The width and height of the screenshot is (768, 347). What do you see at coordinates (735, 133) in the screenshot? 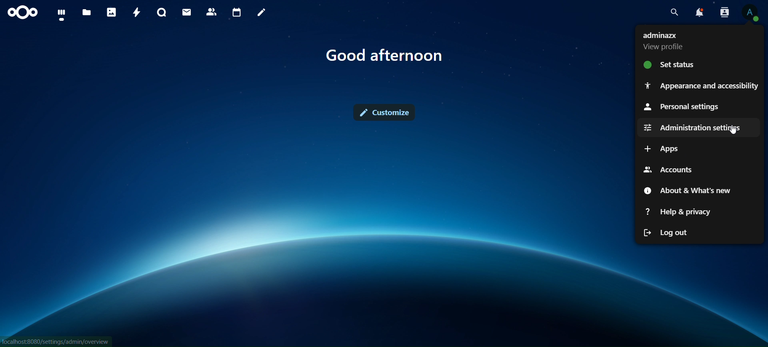
I see `cursor` at bounding box center [735, 133].